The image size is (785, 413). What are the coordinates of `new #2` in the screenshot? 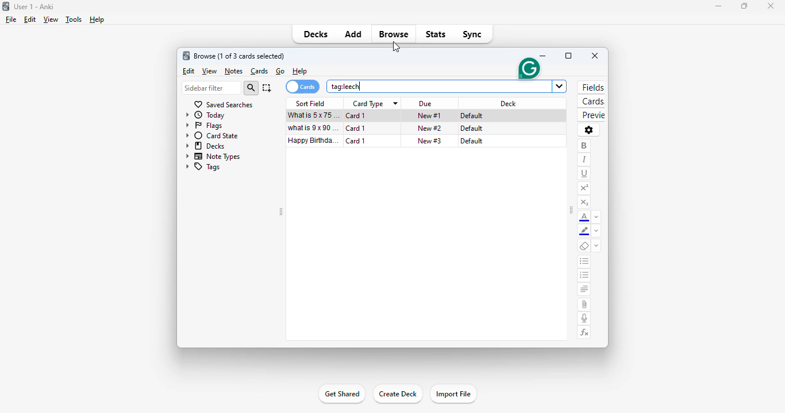 It's located at (430, 128).